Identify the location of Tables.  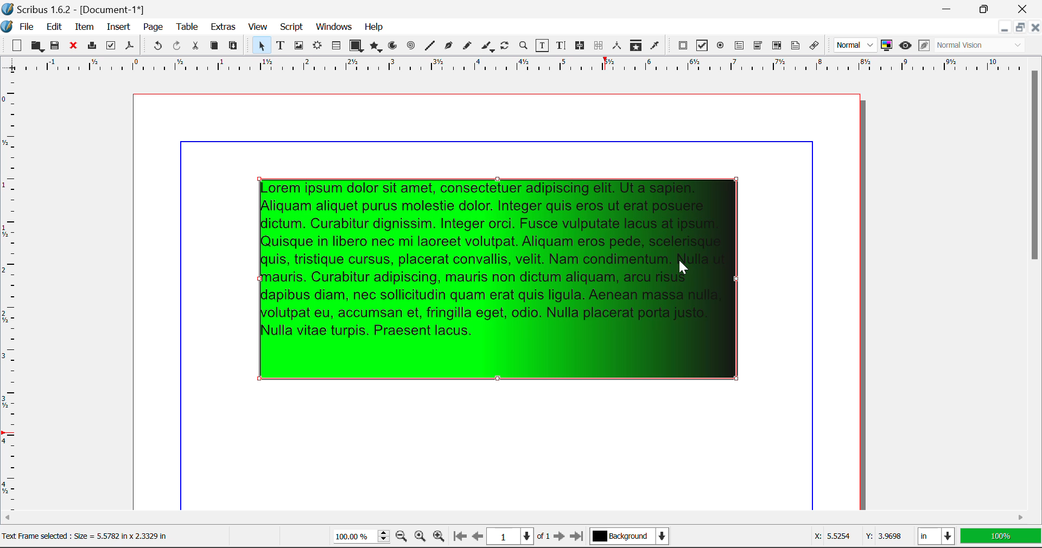
(336, 47).